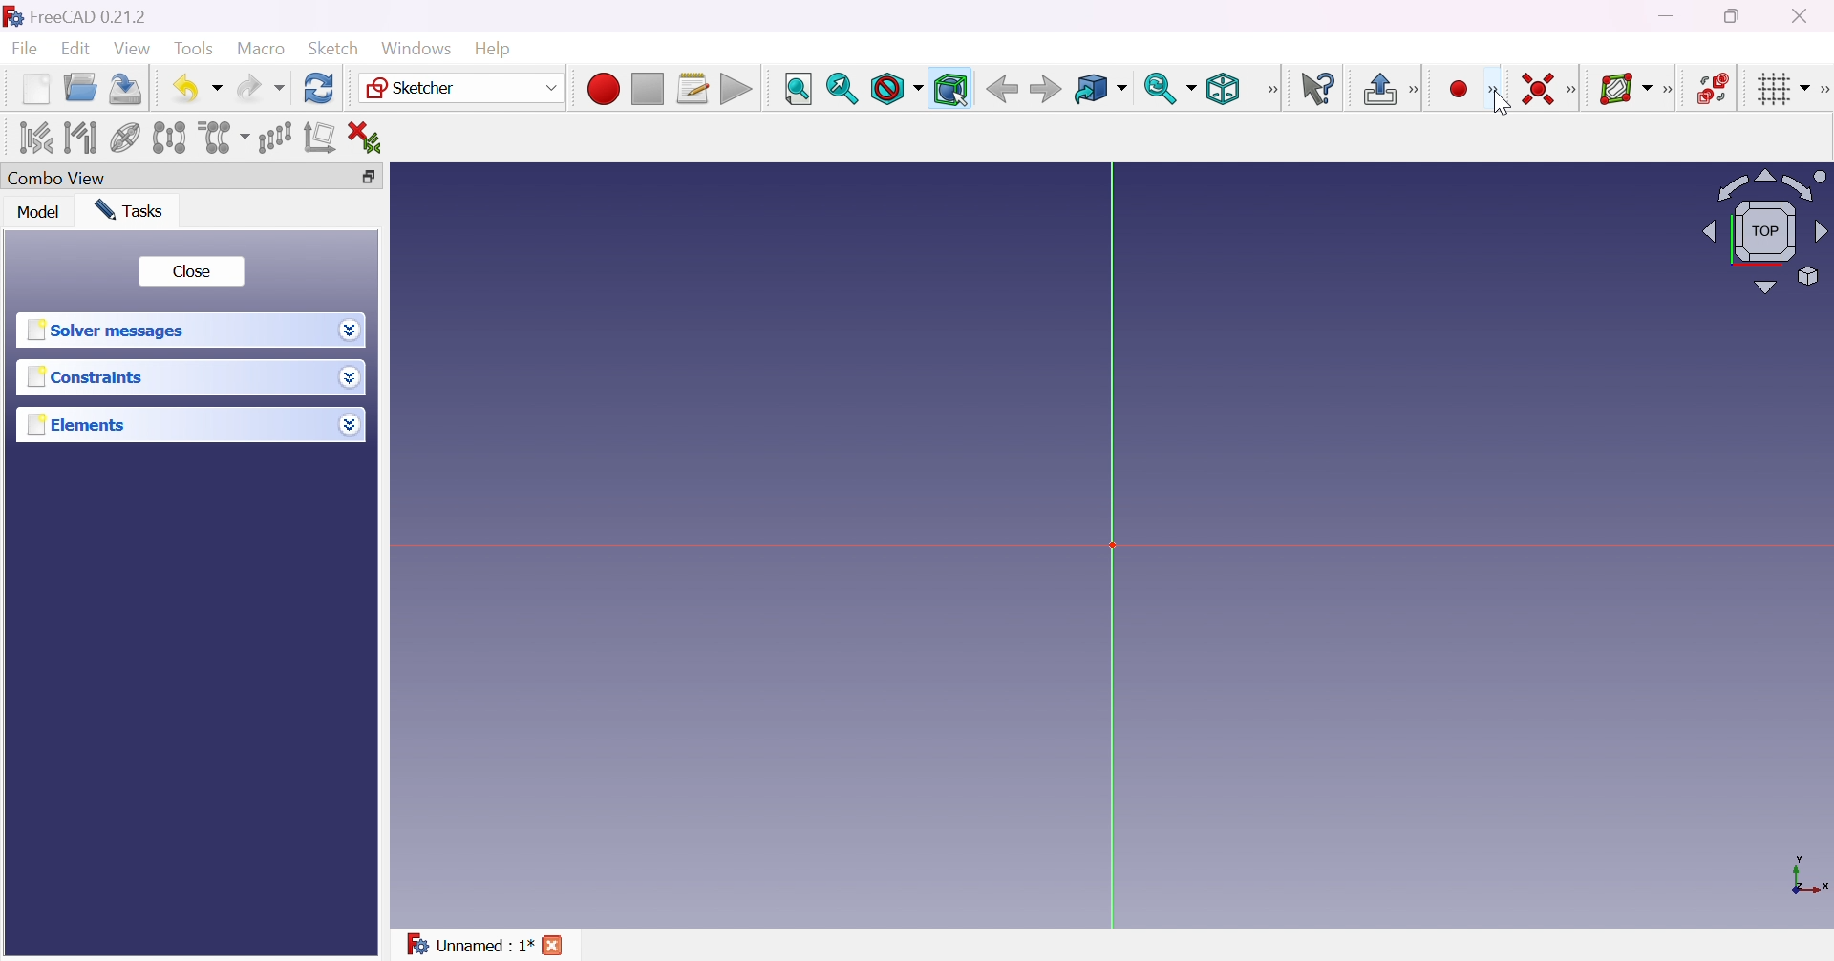 This screenshot has height=961, width=1834. I want to click on Redo, so click(261, 88).